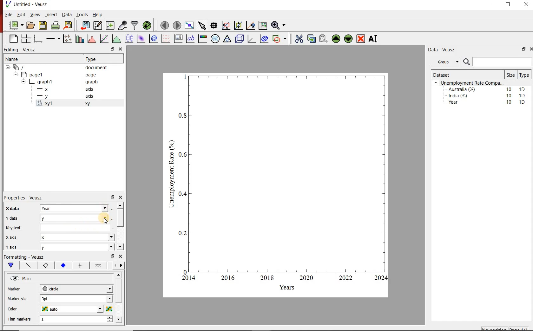  Describe the element at coordinates (98, 25) in the screenshot. I see `edit and enter new datasets` at that location.